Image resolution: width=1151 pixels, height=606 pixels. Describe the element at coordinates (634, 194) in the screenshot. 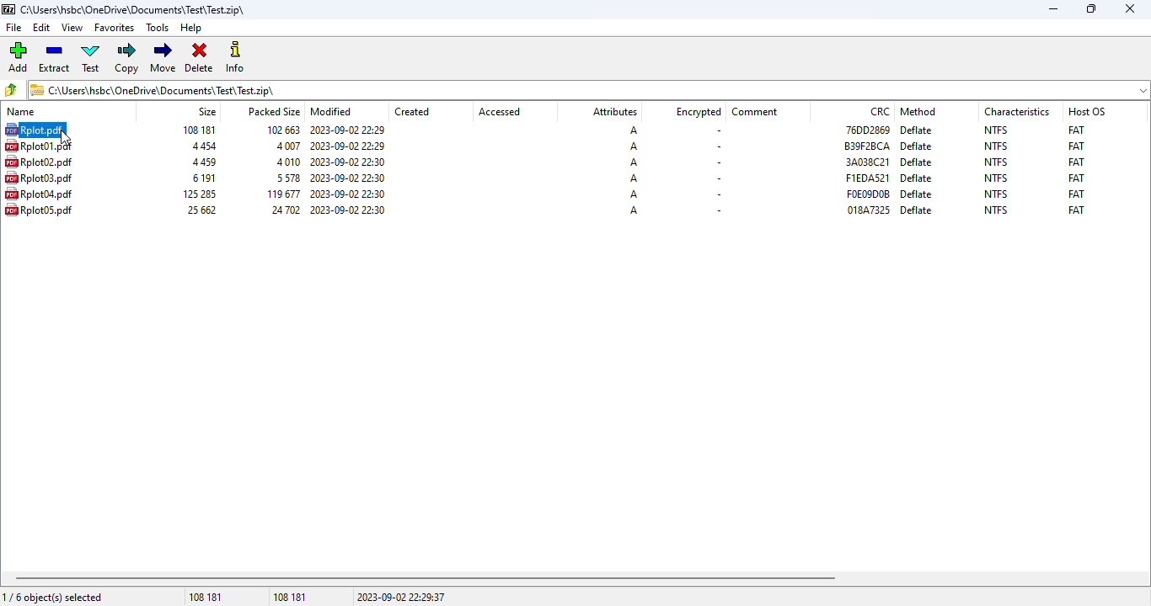

I see `A` at that location.